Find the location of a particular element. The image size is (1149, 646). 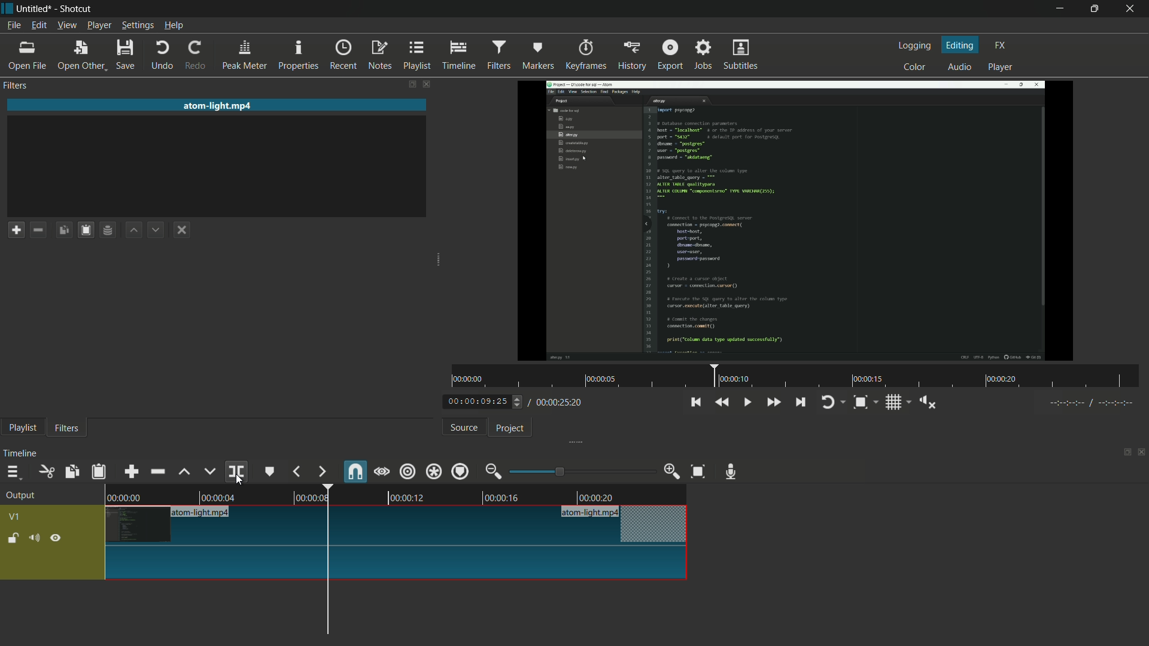

remove a filter is located at coordinates (41, 229).